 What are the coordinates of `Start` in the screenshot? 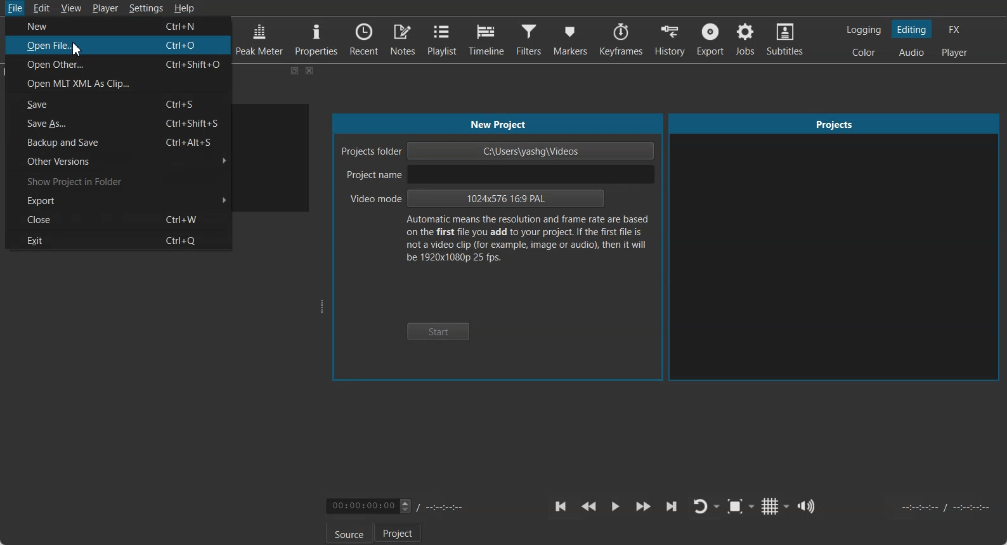 It's located at (438, 332).